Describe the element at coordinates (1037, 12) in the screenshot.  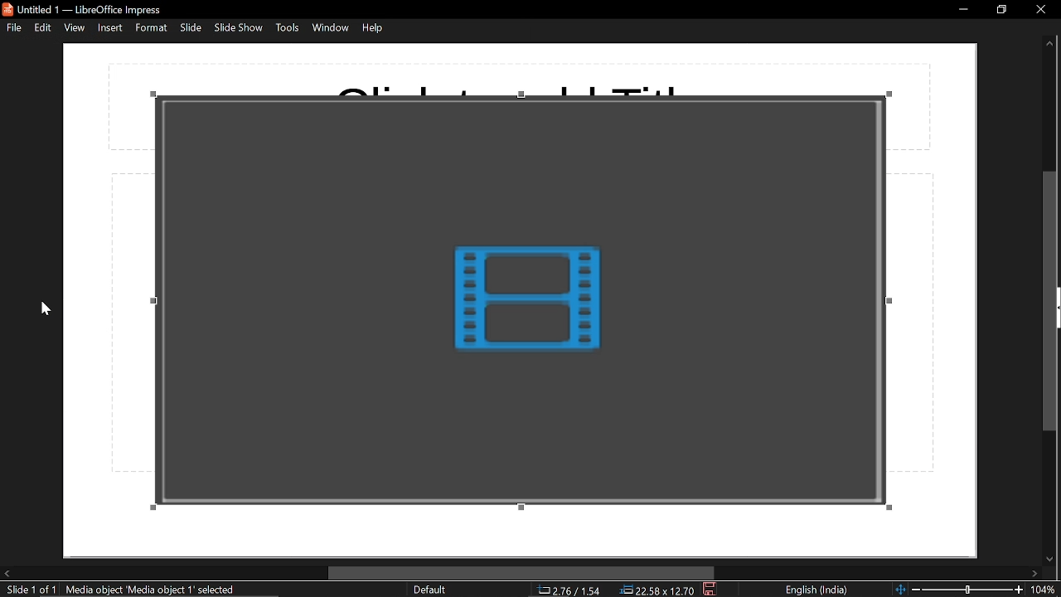
I see `close` at that location.